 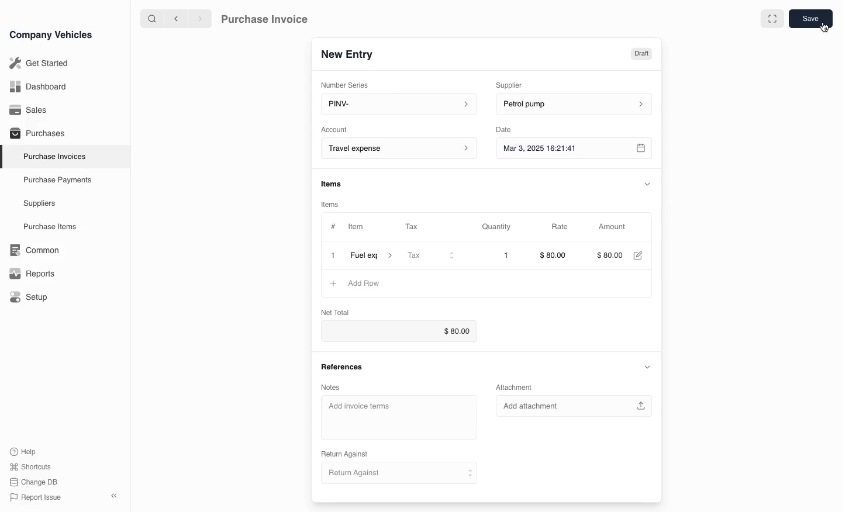 What do you see at coordinates (430, 257) in the screenshot?
I see `Tax ` at bounding box center [430, 257].